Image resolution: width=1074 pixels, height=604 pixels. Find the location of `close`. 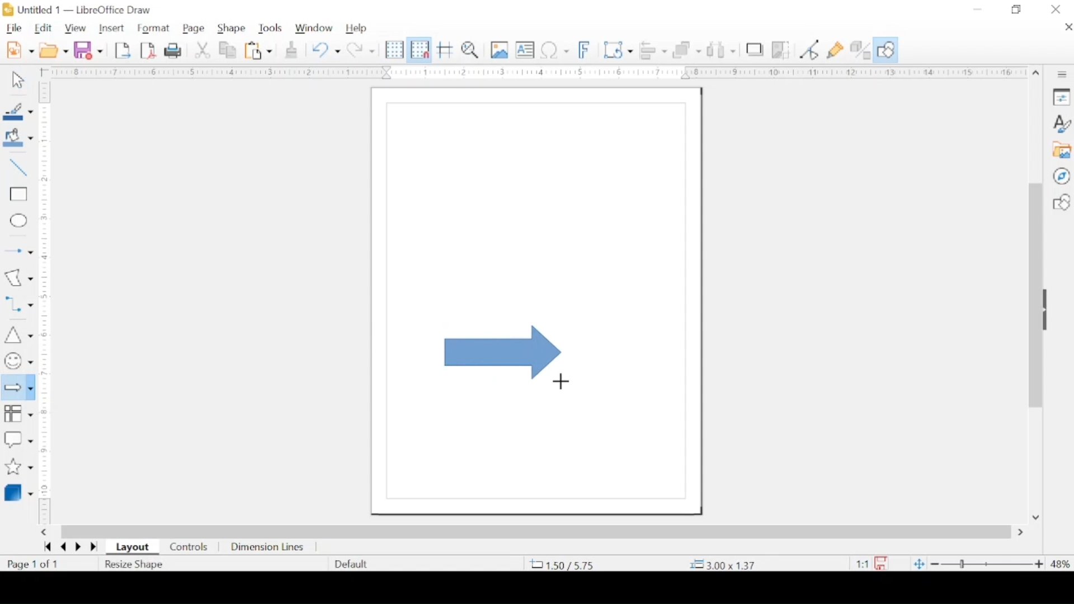

close is located at coordinates (1067, 27).